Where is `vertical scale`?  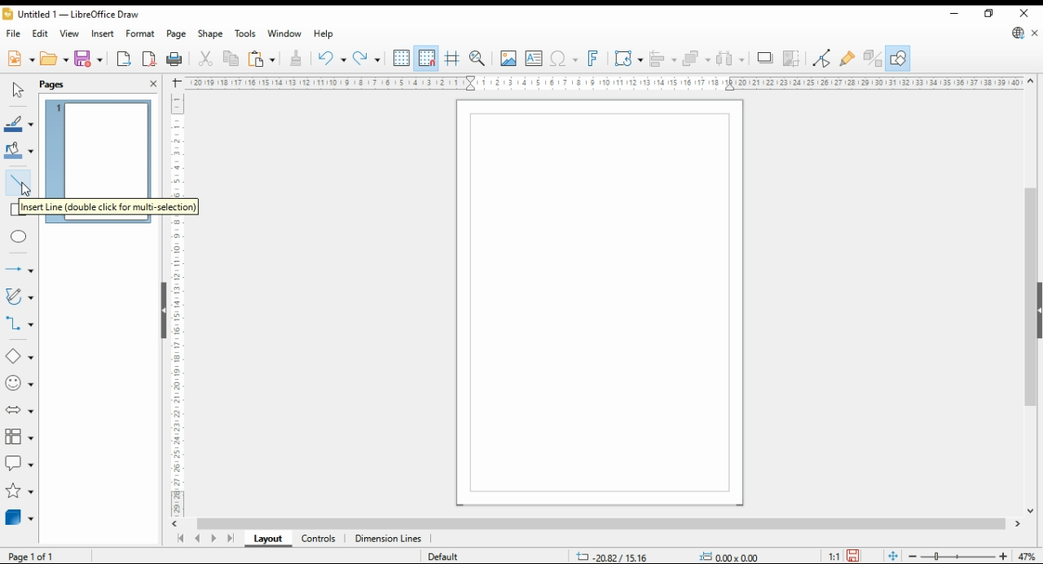
vertical scale is located at coordinates (179, 304).